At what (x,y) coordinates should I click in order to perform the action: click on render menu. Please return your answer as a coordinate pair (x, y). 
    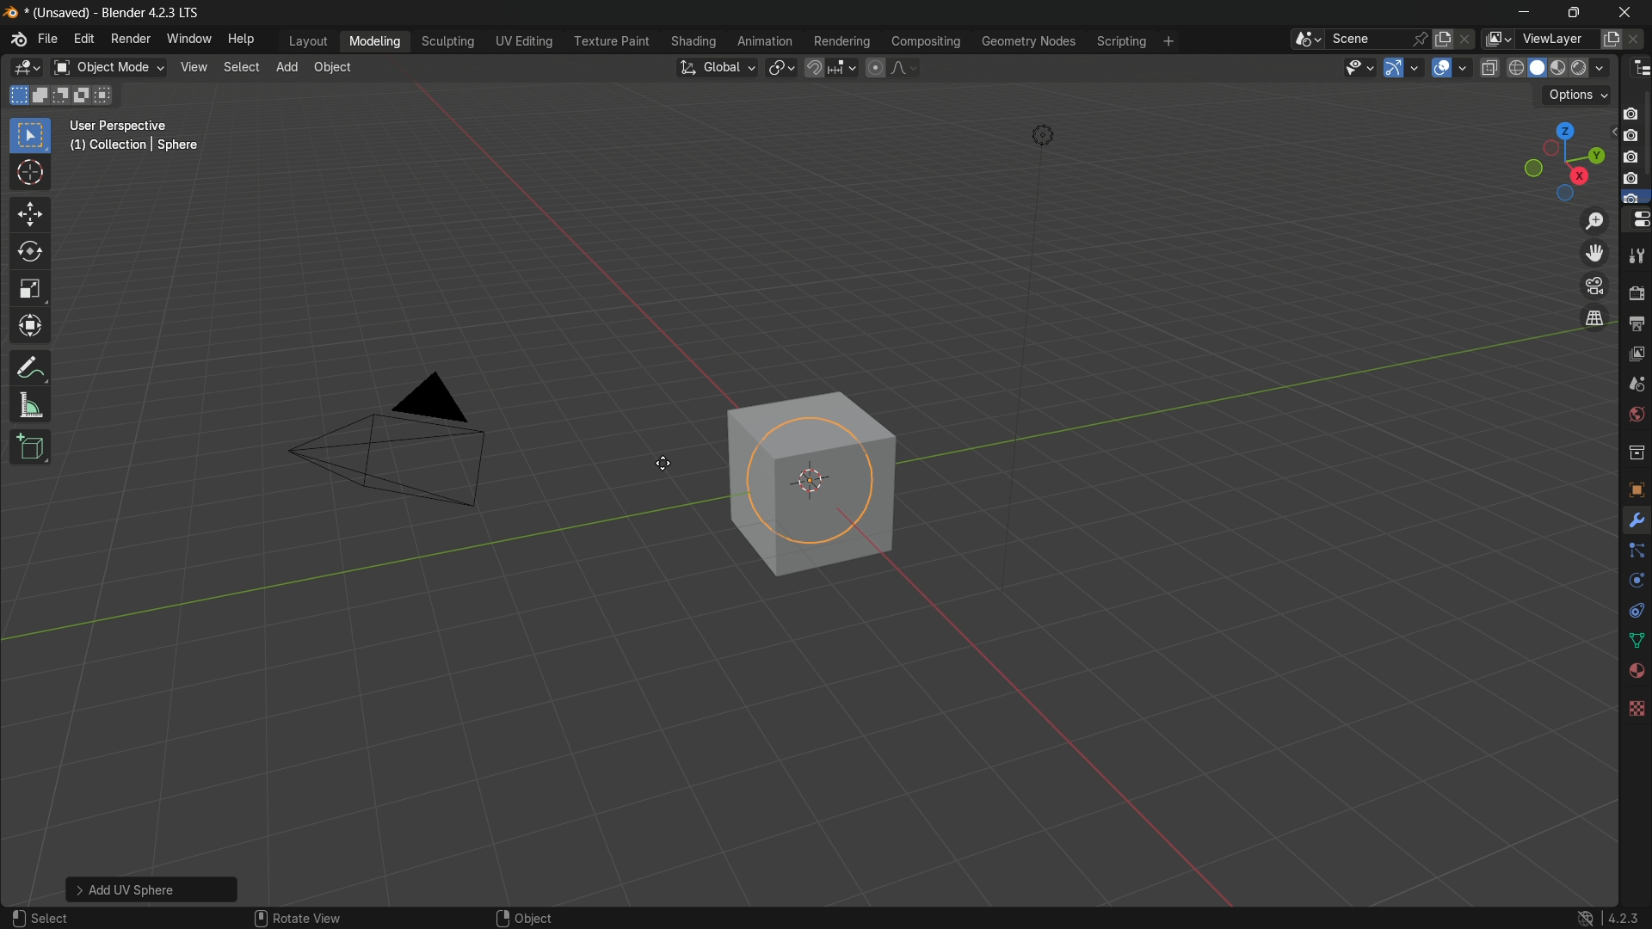
    Looking at the image, I should click on (130, 40).